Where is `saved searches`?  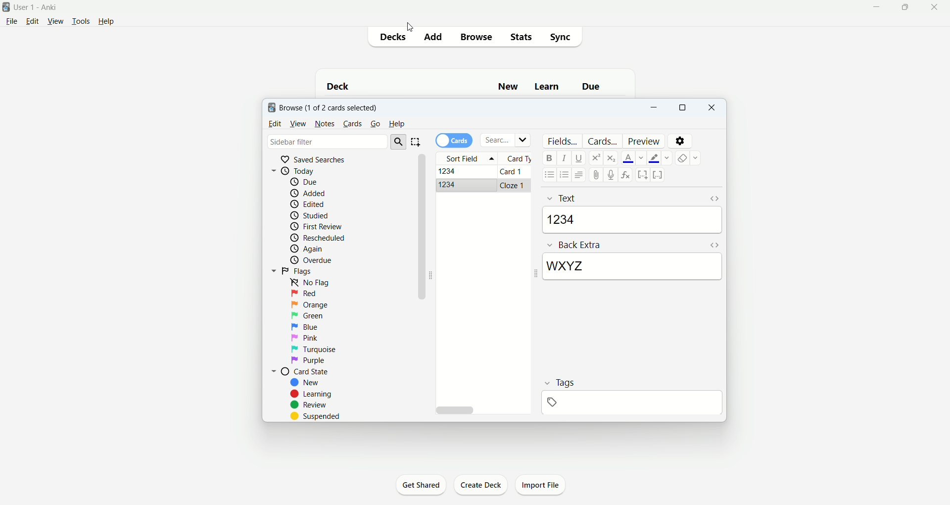 saved searches is located at coordinates (310, 159).